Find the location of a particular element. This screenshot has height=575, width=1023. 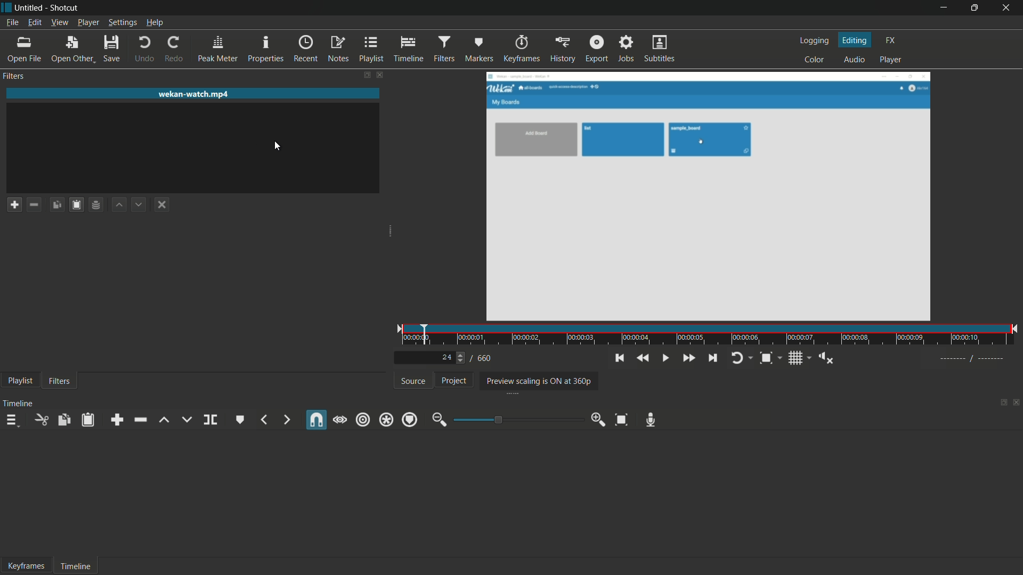

toggle player looping is located at coordinates (737, 358).